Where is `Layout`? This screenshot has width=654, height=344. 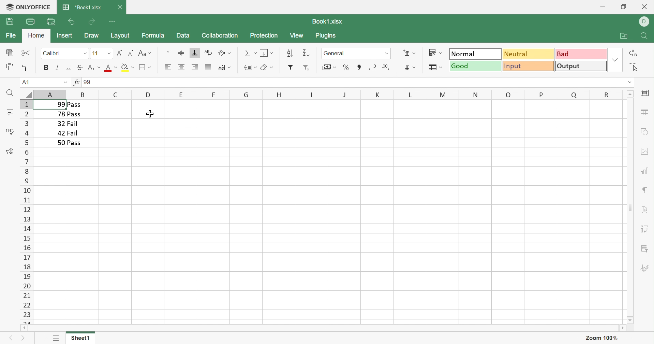
Layout is located at coordinates (120, 35).